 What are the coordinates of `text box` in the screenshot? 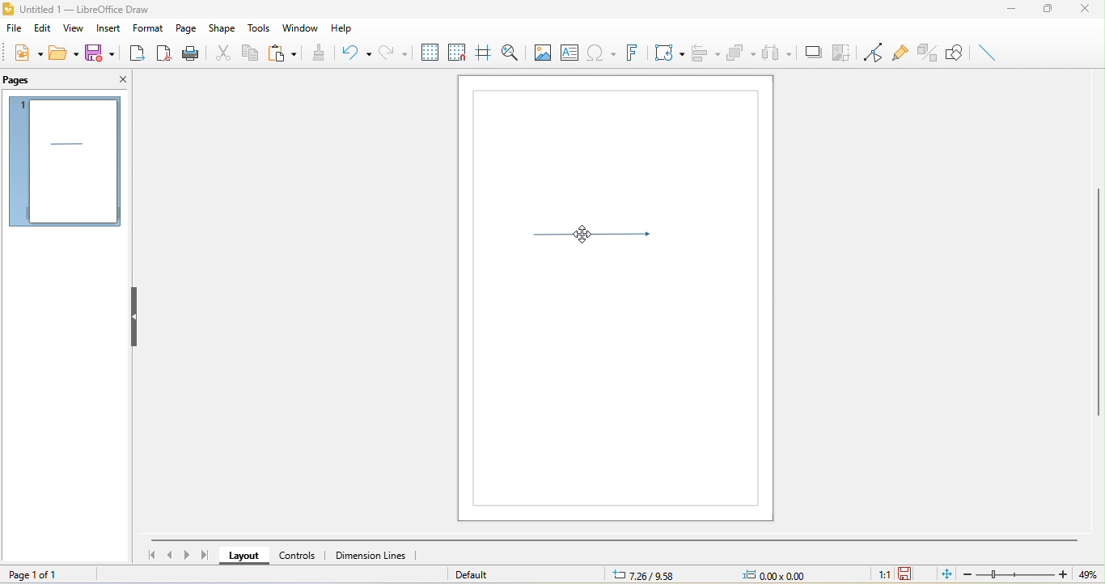 It's located at (569, 52).